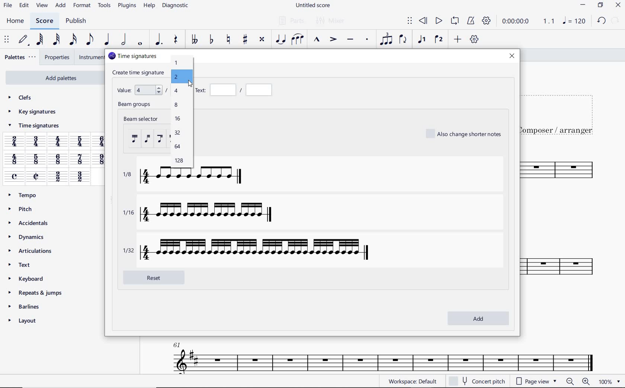 This screenshot has width=625, height=388. Describe the element at coordinates (210, 213) in the screenshot. I see `1/16` at that location.